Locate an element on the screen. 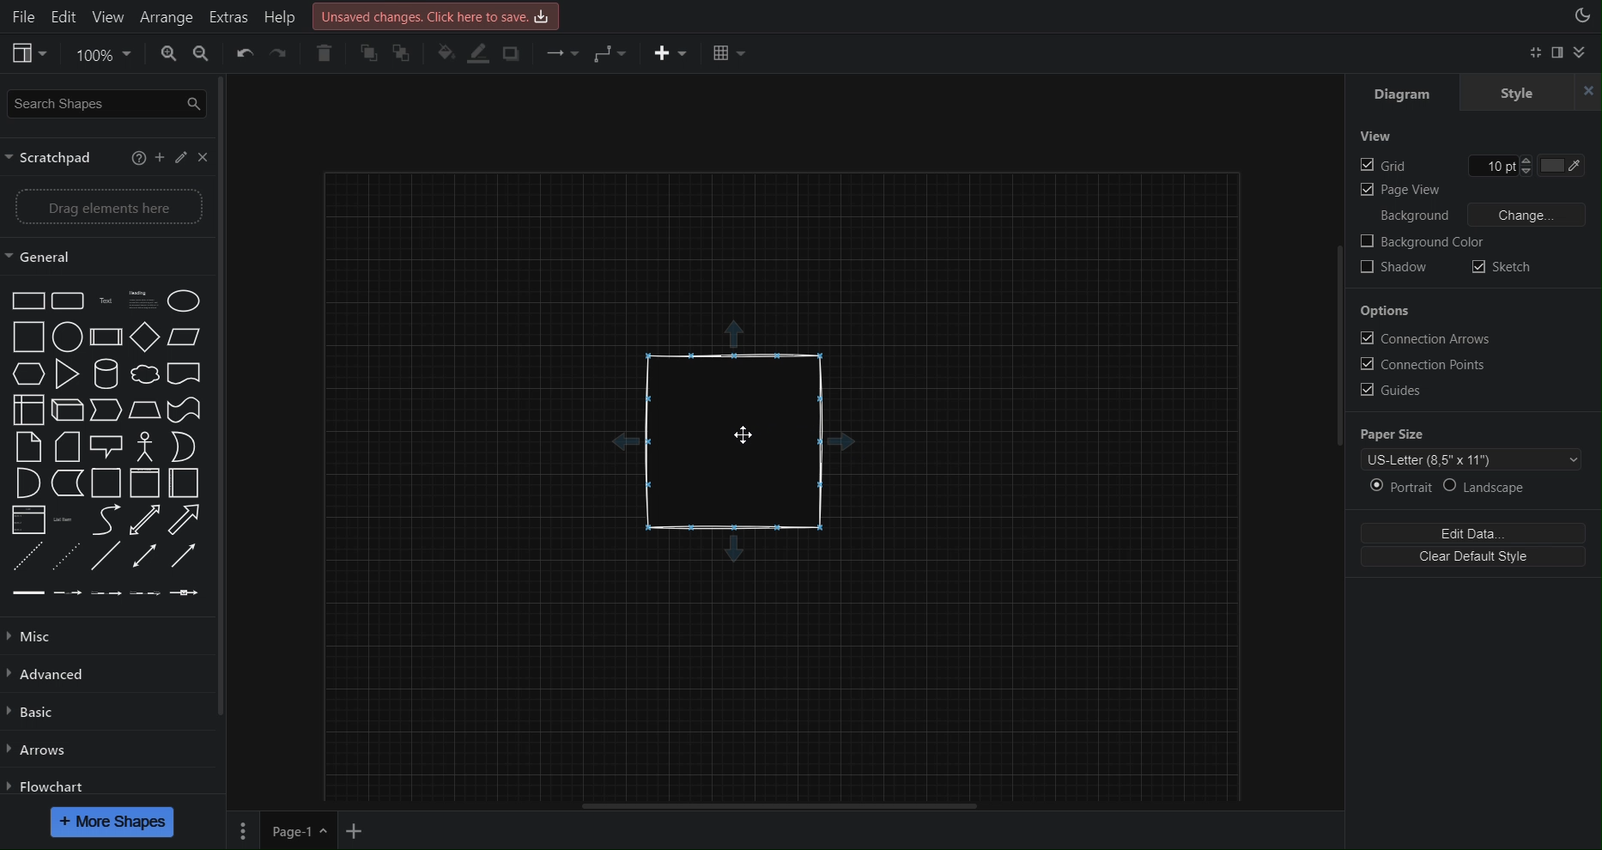 This screenshot has width=1602, height=850. Delete is located at coordinates (325, 54).